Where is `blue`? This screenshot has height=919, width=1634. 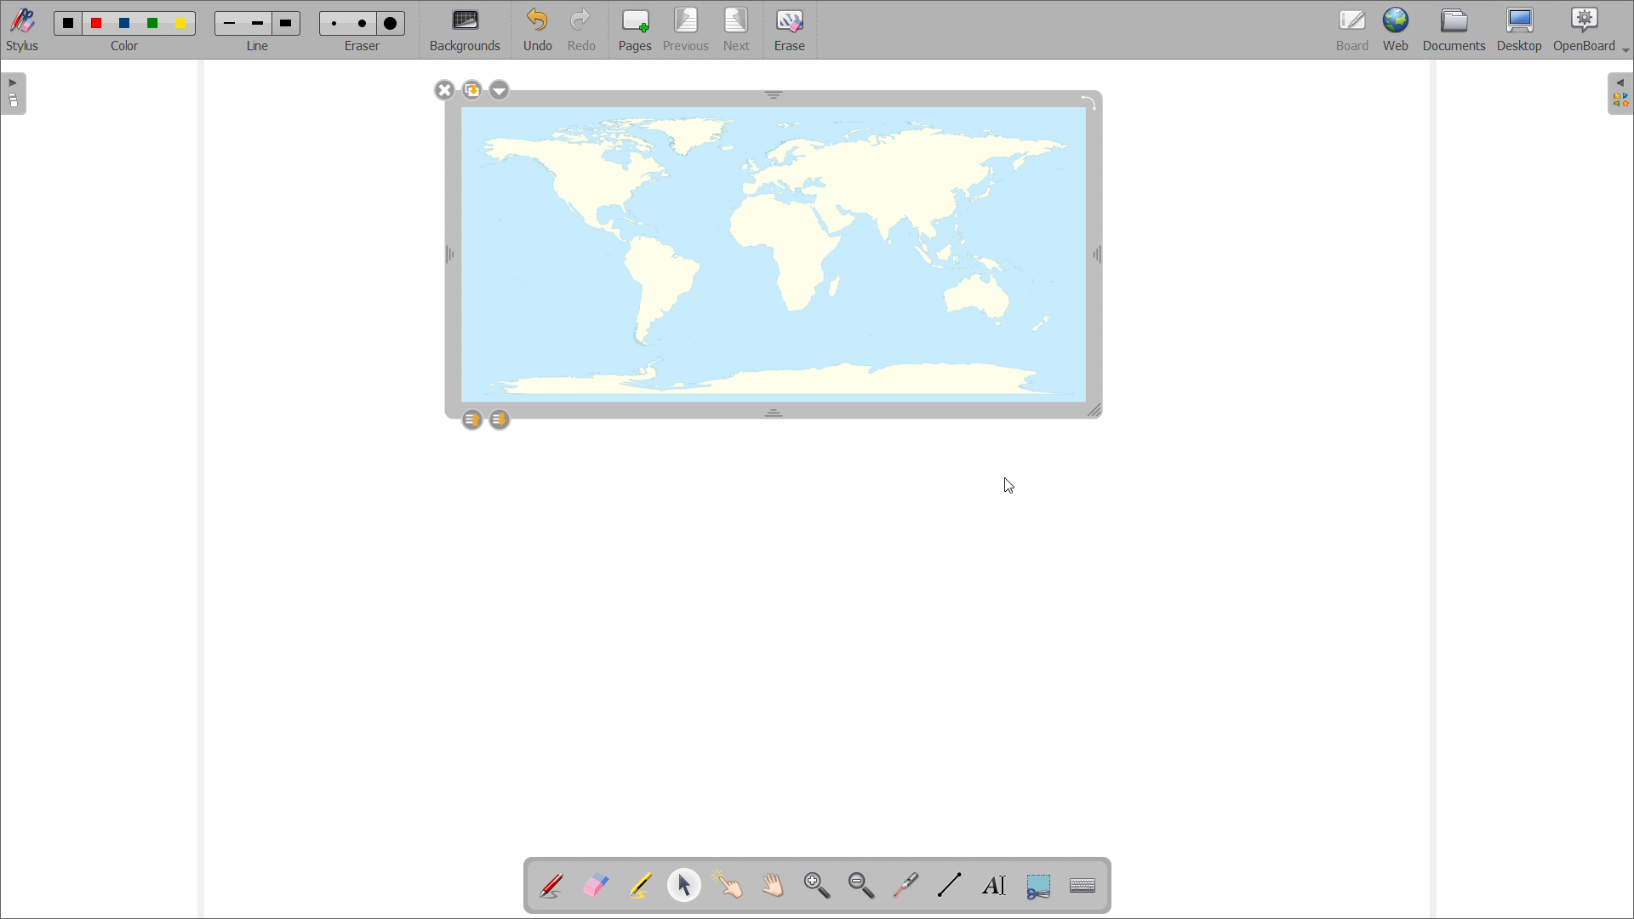
blue is located at coordinates (126, 23).